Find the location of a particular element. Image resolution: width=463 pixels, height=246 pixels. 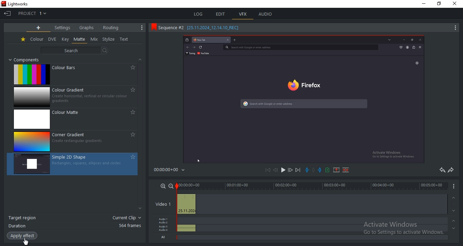

audio is located at coordinates (164, 228).